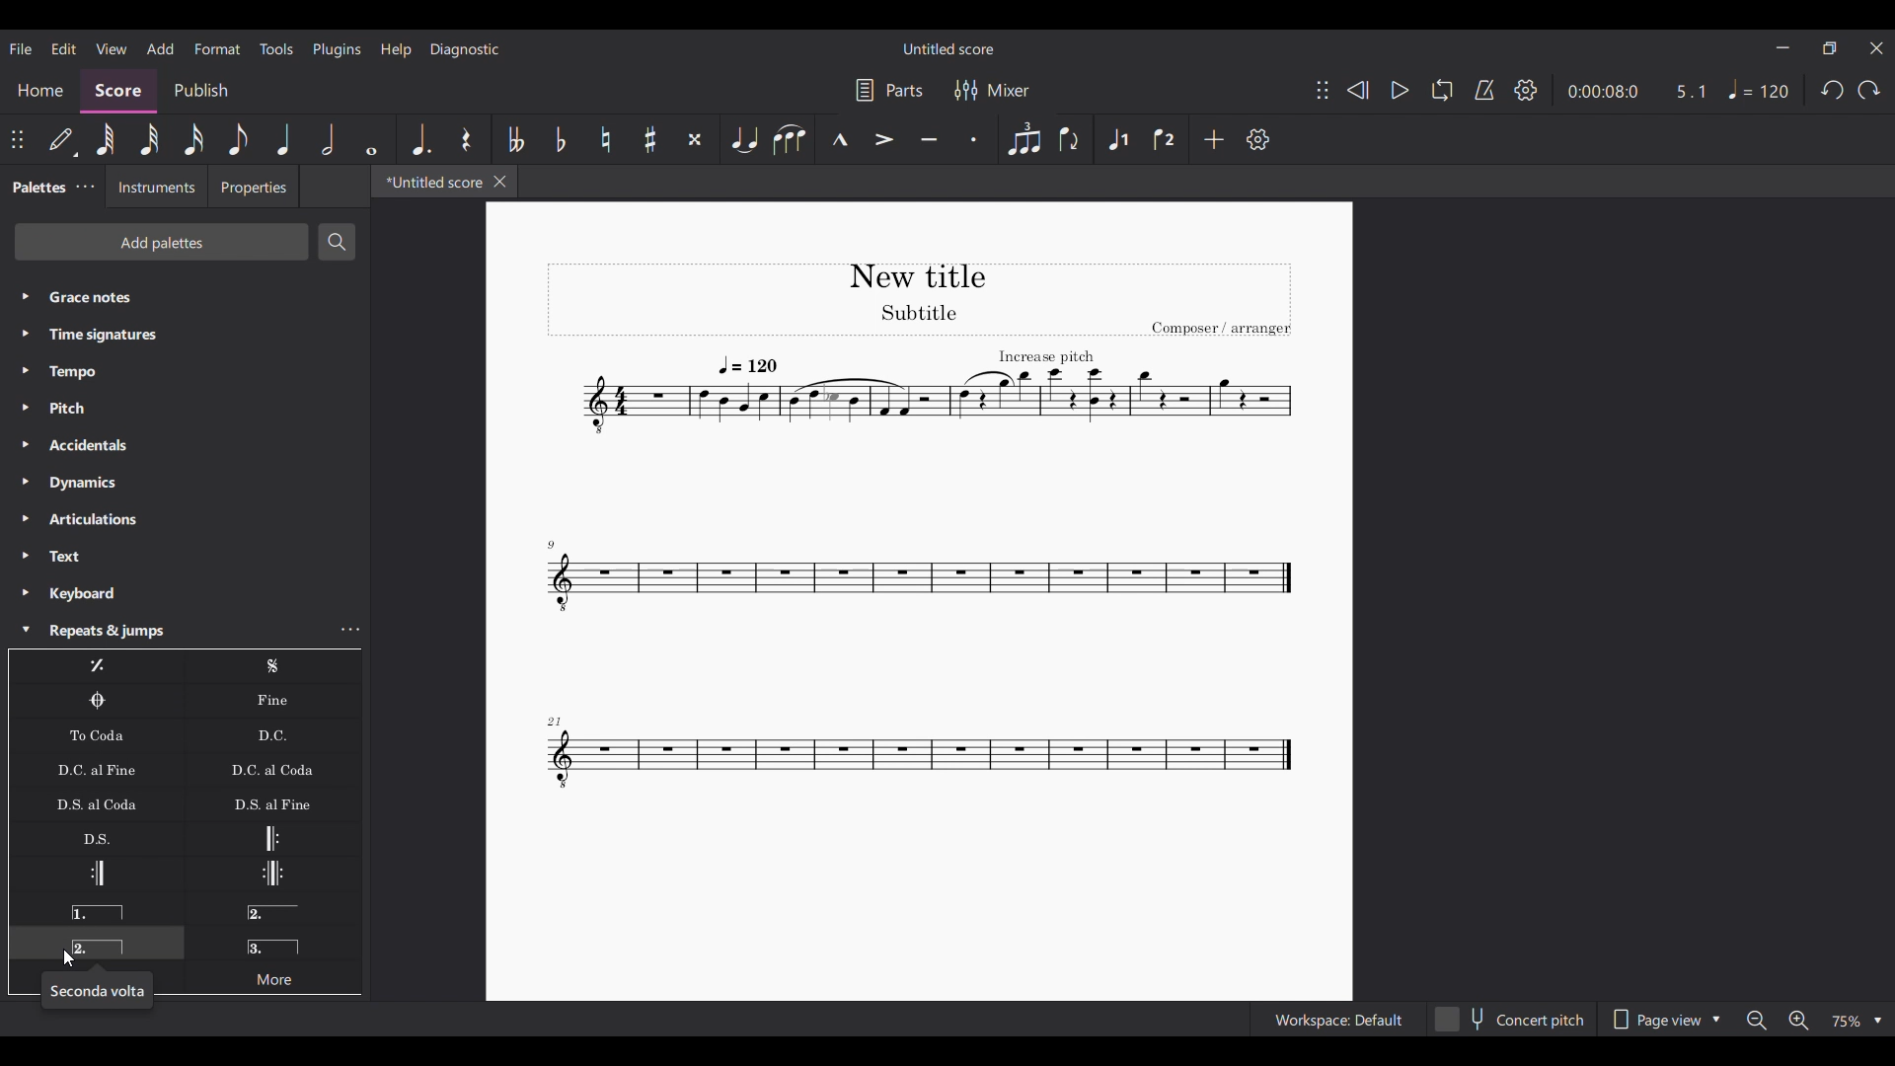  Describe the element at coordinates (273, 666) in the screenshot. I see `Segno` at that location.